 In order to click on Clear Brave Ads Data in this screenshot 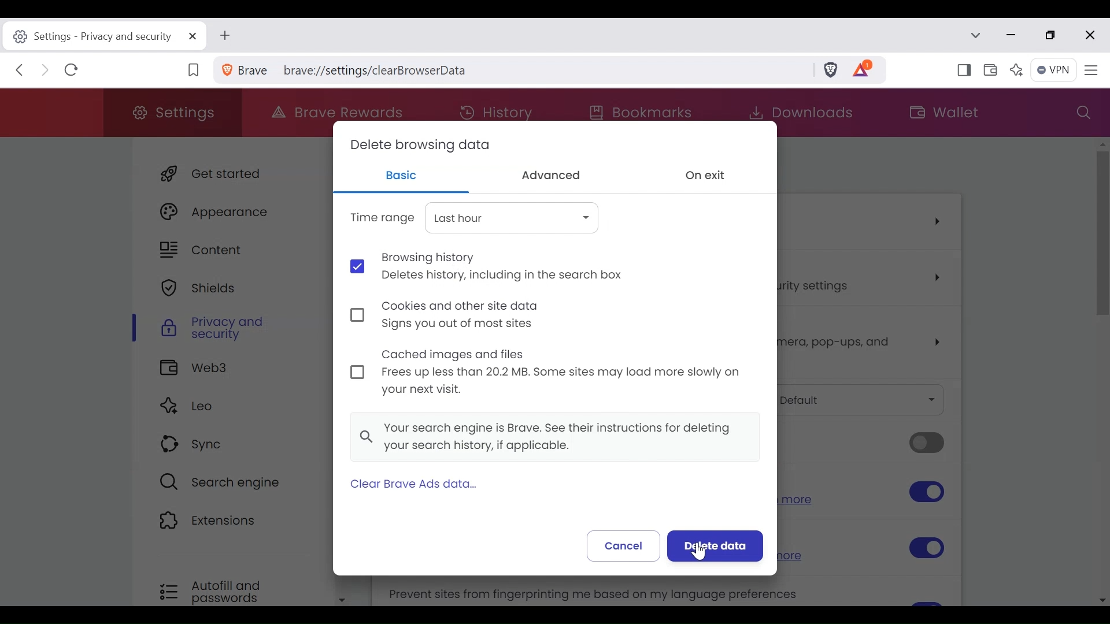, I will do `click(425, 485)`.